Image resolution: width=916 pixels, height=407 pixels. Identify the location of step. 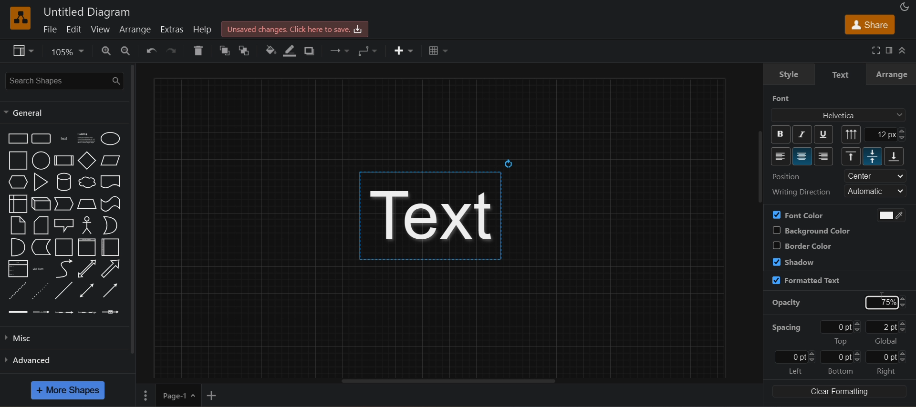
(64, 204).